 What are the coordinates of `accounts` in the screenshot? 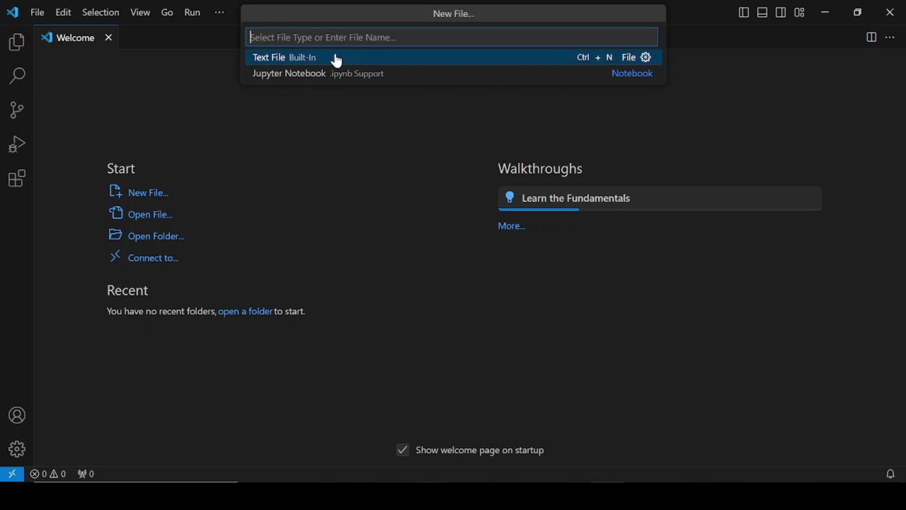 It's located at (17, 416).